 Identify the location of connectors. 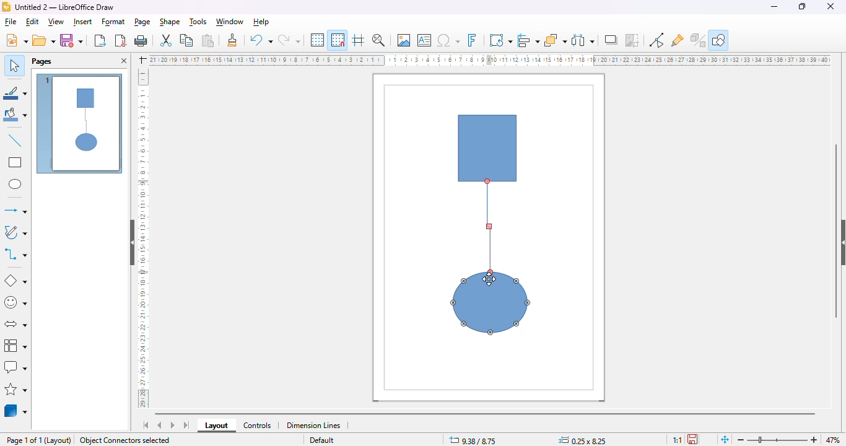
(16, 253).